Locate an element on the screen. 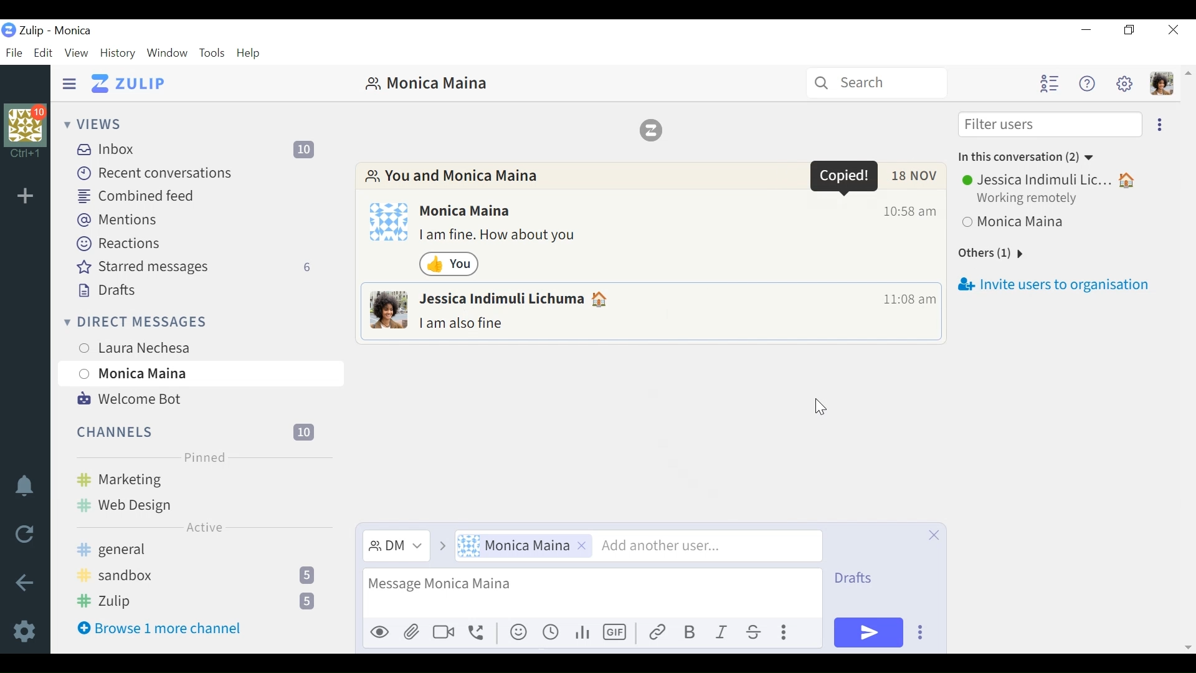 This screenshot has width=1196, height=673. Profile photo is located at coordinates (389, 221).